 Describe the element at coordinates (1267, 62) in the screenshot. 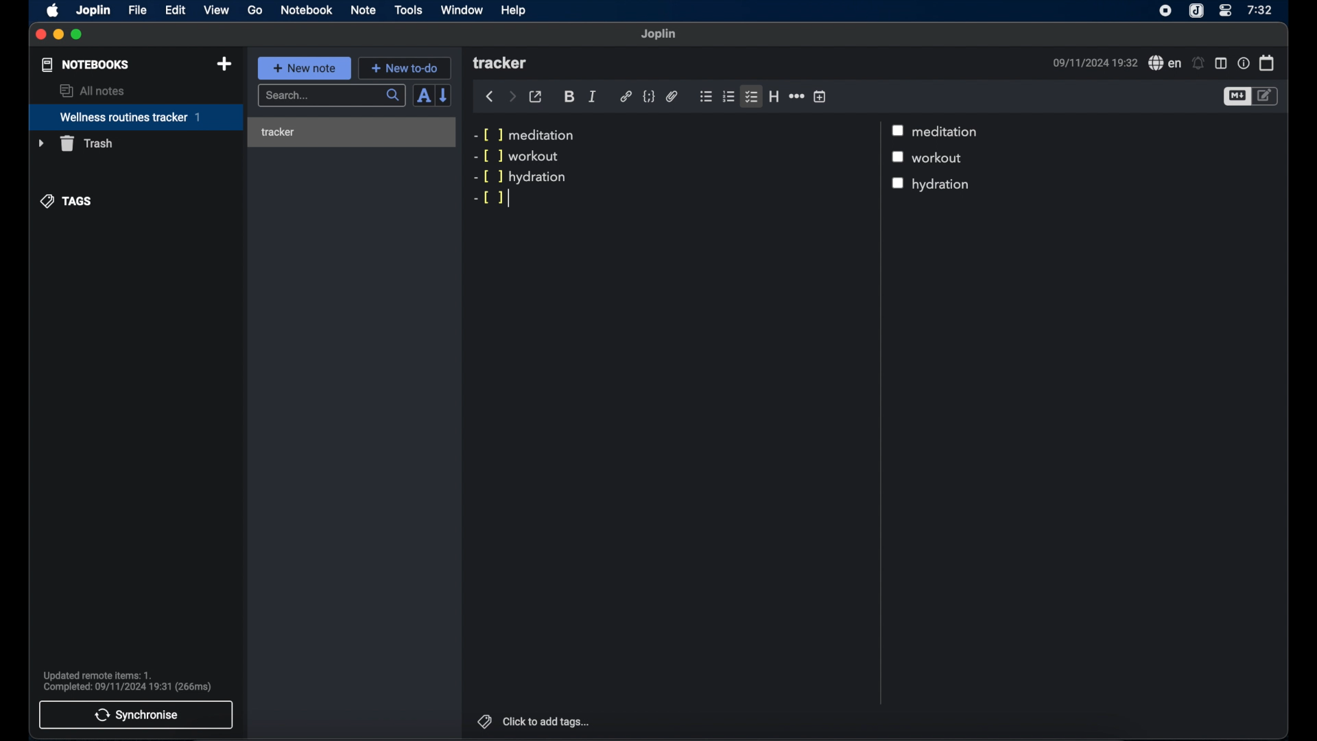

I see `calendar` at that location.